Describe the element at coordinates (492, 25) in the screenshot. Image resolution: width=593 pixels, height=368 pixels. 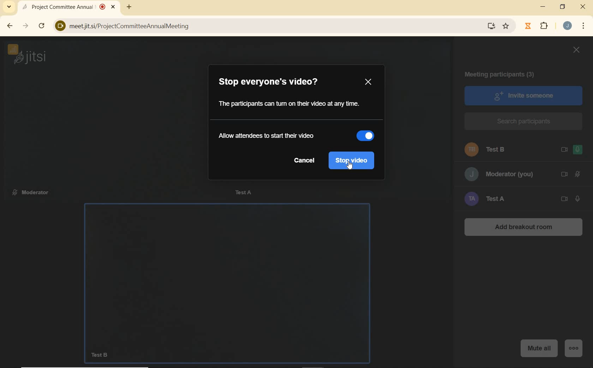
I see `download website` at that location.